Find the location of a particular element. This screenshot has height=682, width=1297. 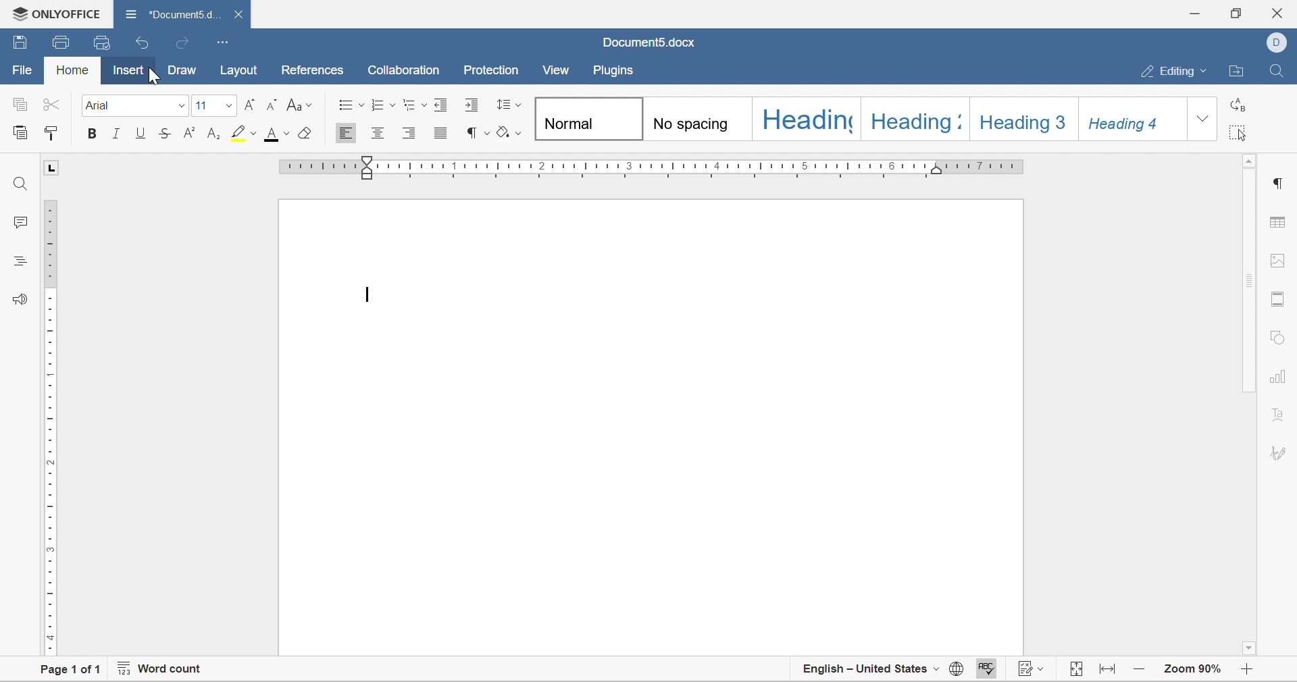

open file location is located at coordinates (1236, 70).